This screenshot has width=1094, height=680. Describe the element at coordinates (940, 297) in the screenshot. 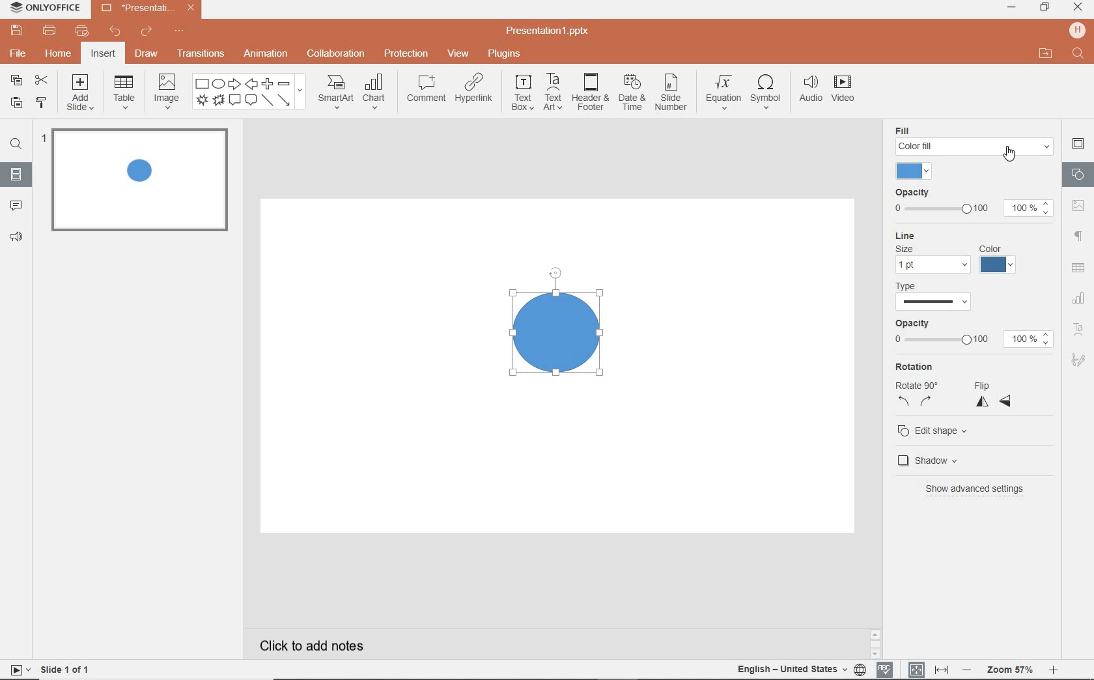

I see `line Type` at that location.